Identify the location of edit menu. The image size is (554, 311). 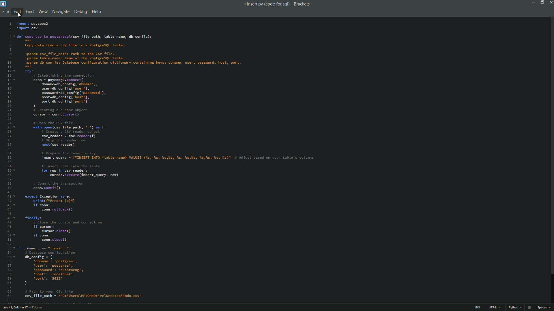
(17, 11).